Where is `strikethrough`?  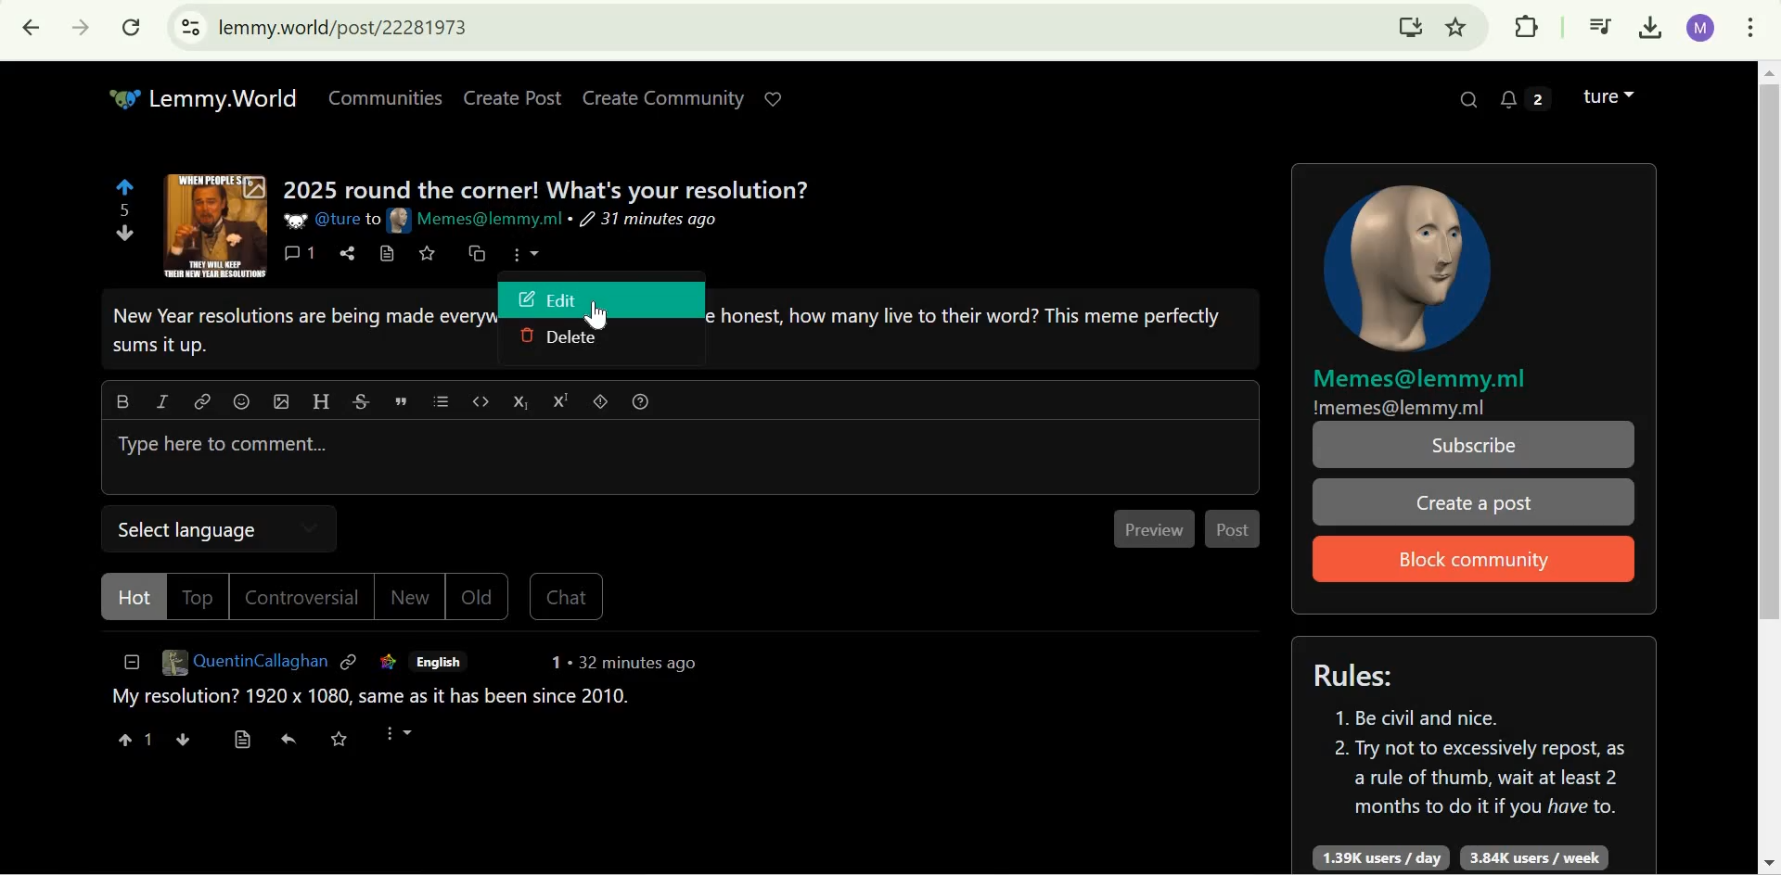
strikethrough is located at coordinates (361, 399).